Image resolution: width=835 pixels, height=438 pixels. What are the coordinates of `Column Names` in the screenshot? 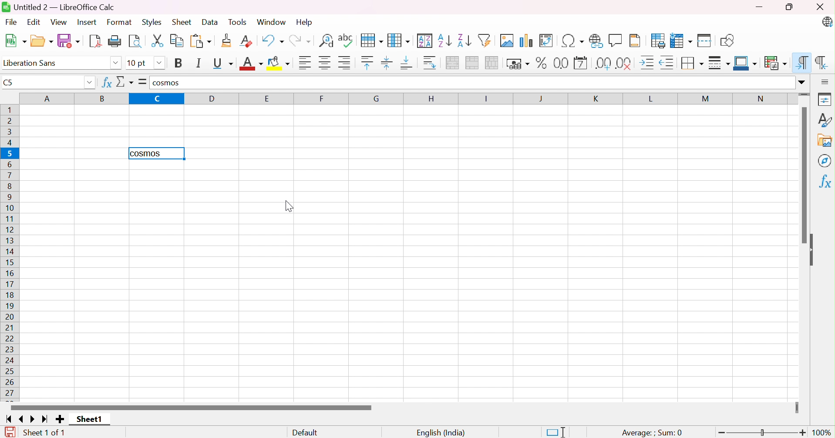 It's located at (407, 99).